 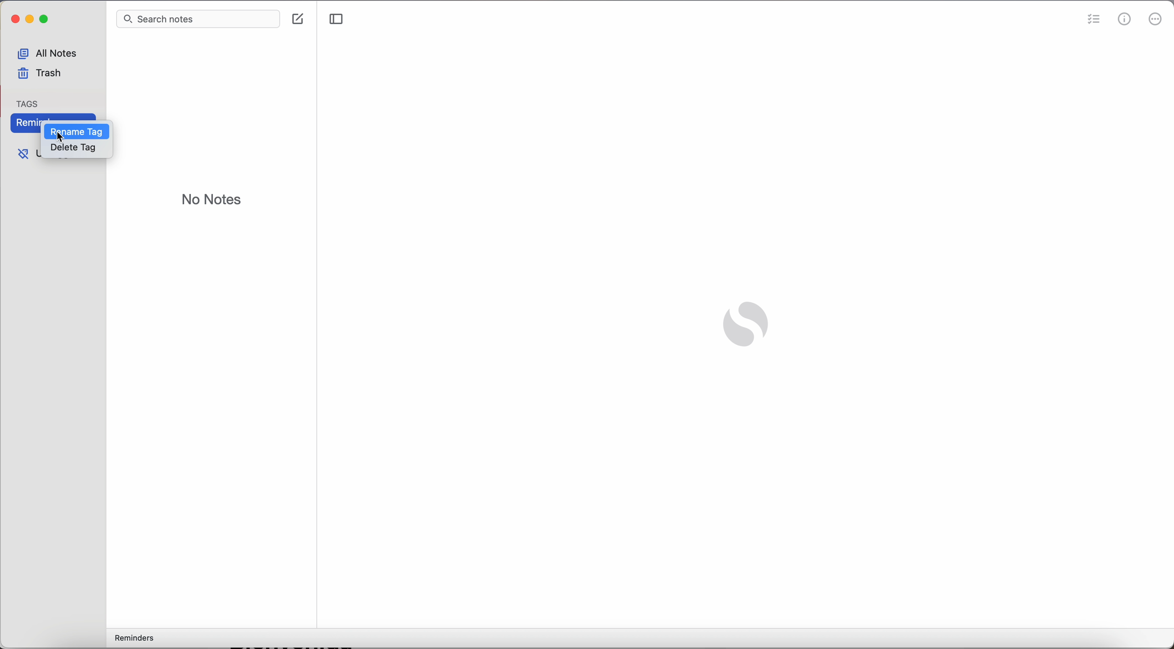 I want to click on Reminders, so click(x=26, y=123).